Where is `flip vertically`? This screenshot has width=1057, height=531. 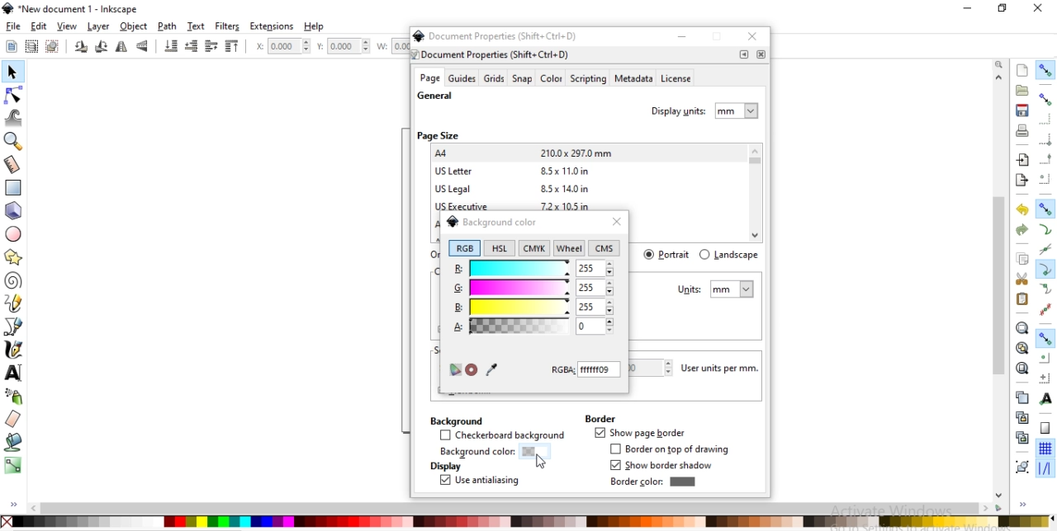
flip vertically is located at coordinates (143, 47).